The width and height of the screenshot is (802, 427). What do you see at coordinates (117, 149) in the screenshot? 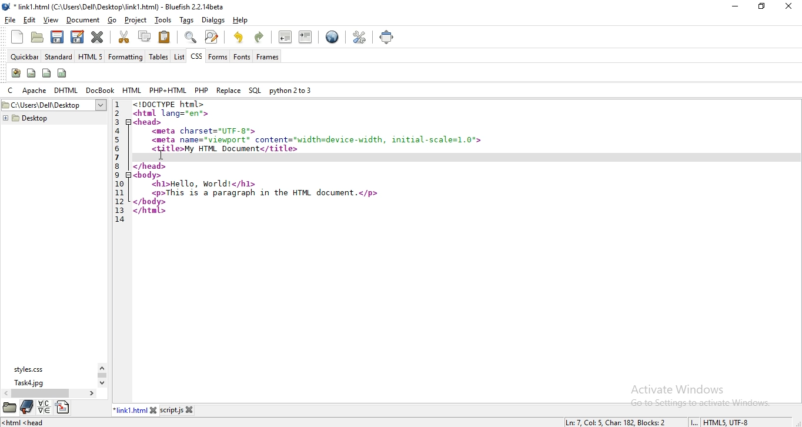
I see `6` at bounding box center [117, 149].